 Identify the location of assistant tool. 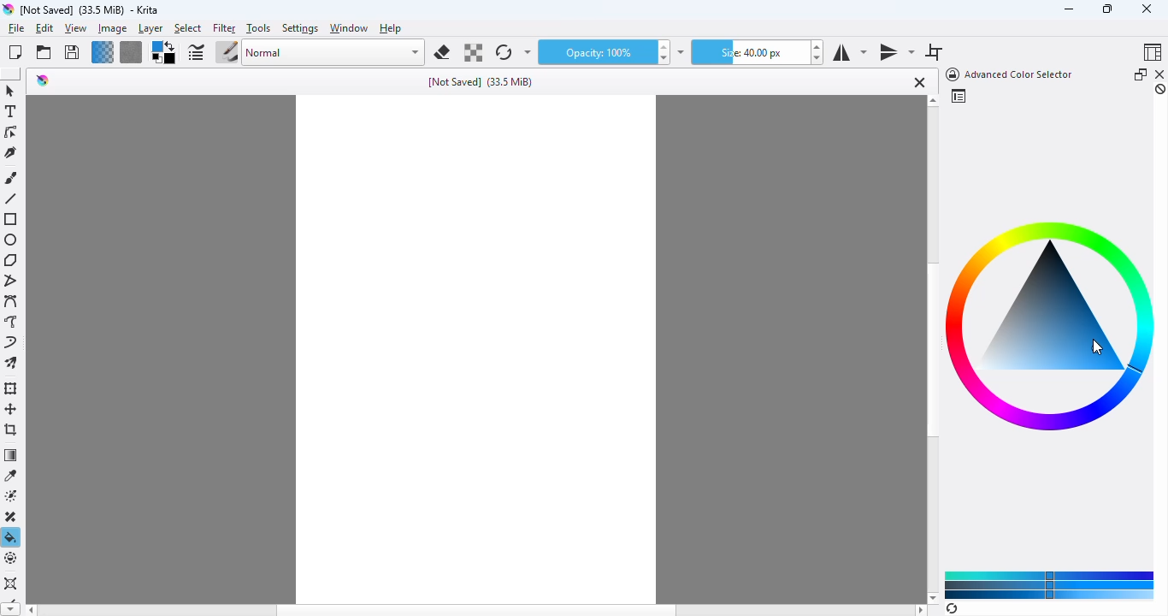
(10, 583).